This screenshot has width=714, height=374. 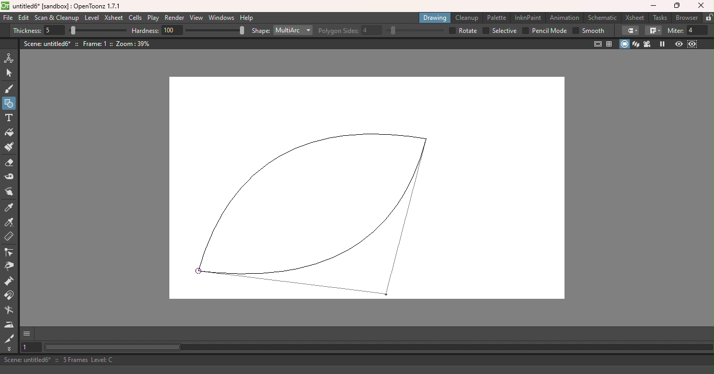 I want to click on Iron tool, so click(x=9, y=325).